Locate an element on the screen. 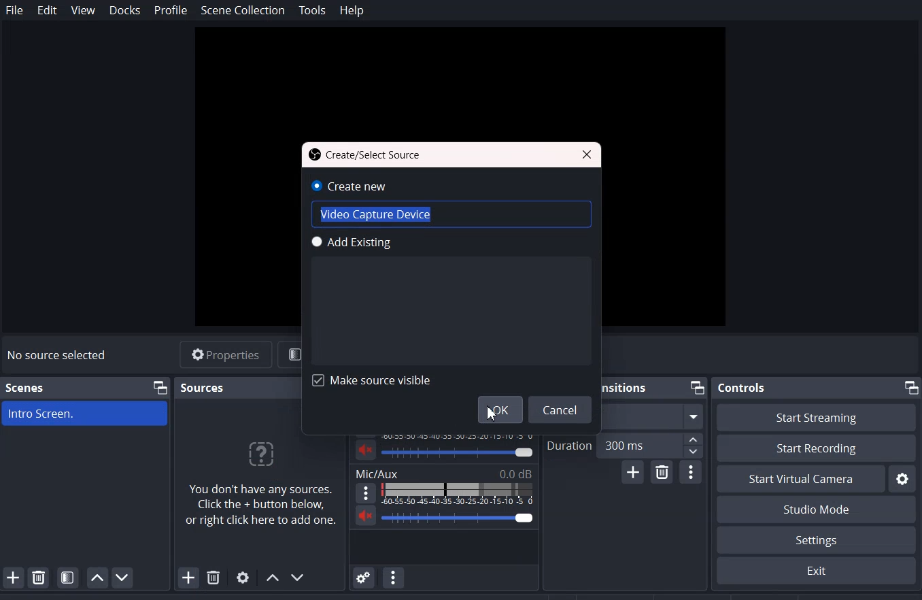 This screenshot has width=922, height=600. Docks is located at coordinates (125, 10).